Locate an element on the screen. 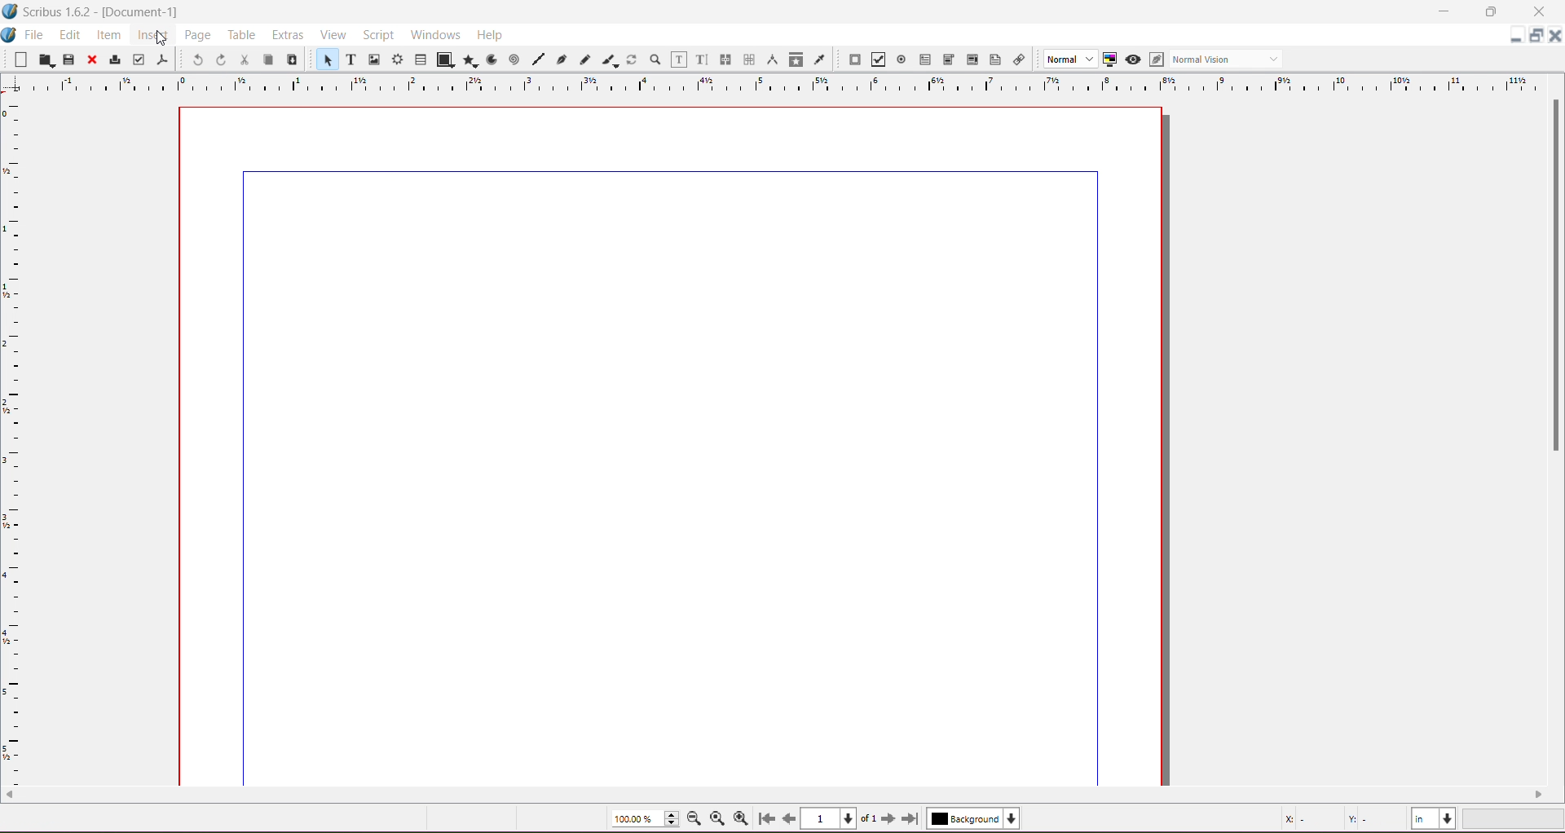  Go to the first page is located at coordinates (768, 819).